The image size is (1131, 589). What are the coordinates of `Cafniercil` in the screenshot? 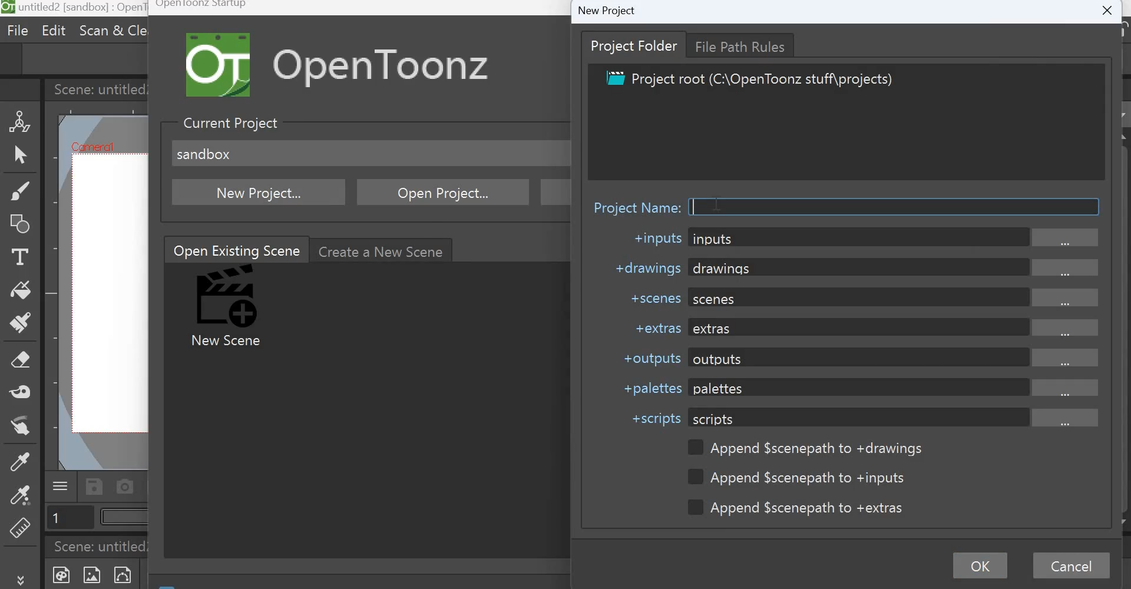 It's located at (90, 146).